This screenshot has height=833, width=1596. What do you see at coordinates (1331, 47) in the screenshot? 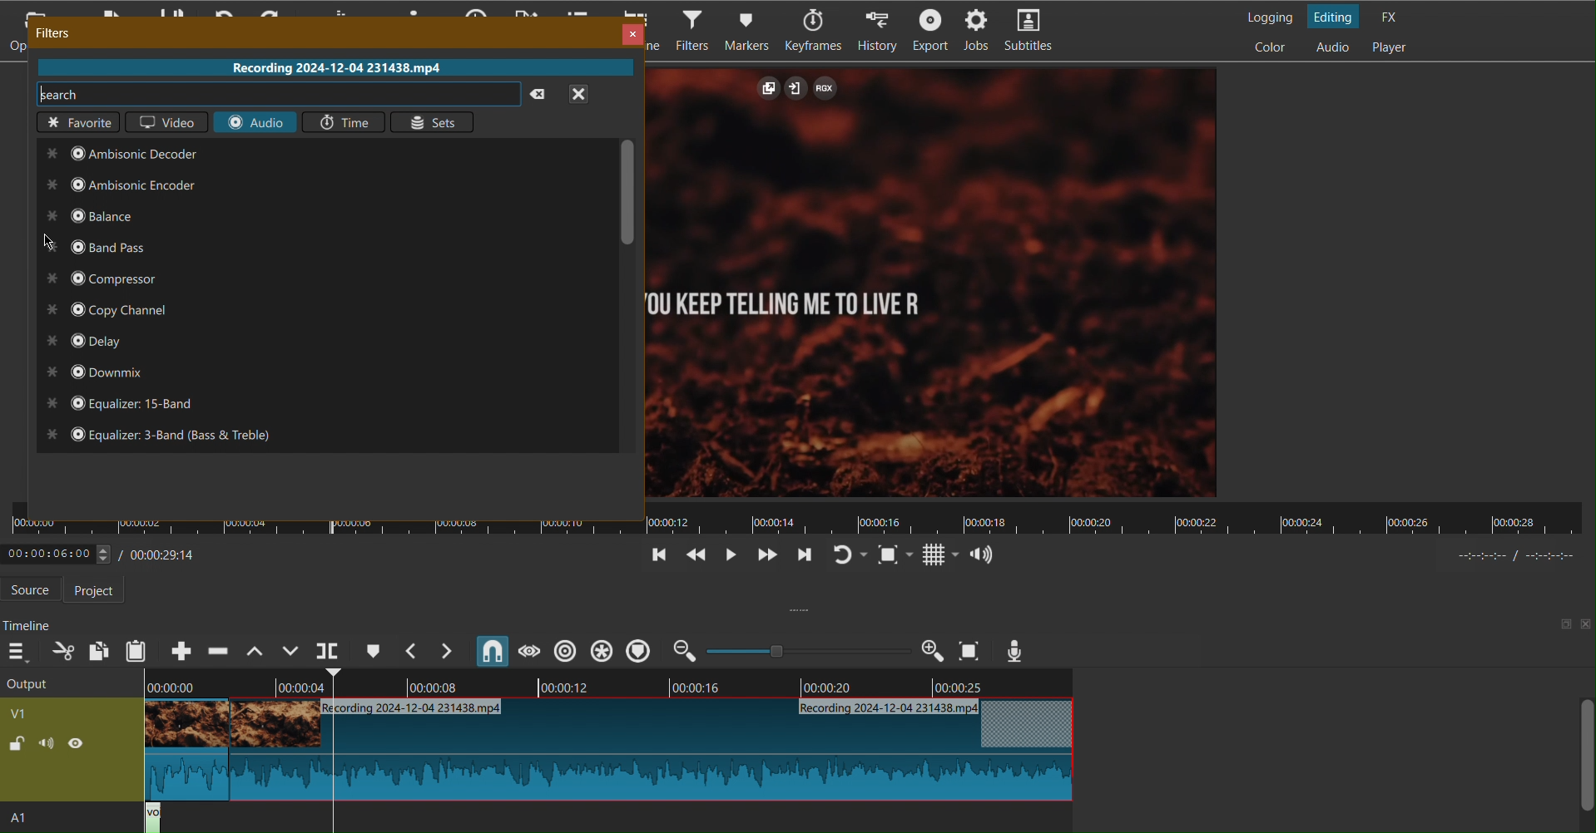
I see `Audio` at bounding box center [1331, 47].